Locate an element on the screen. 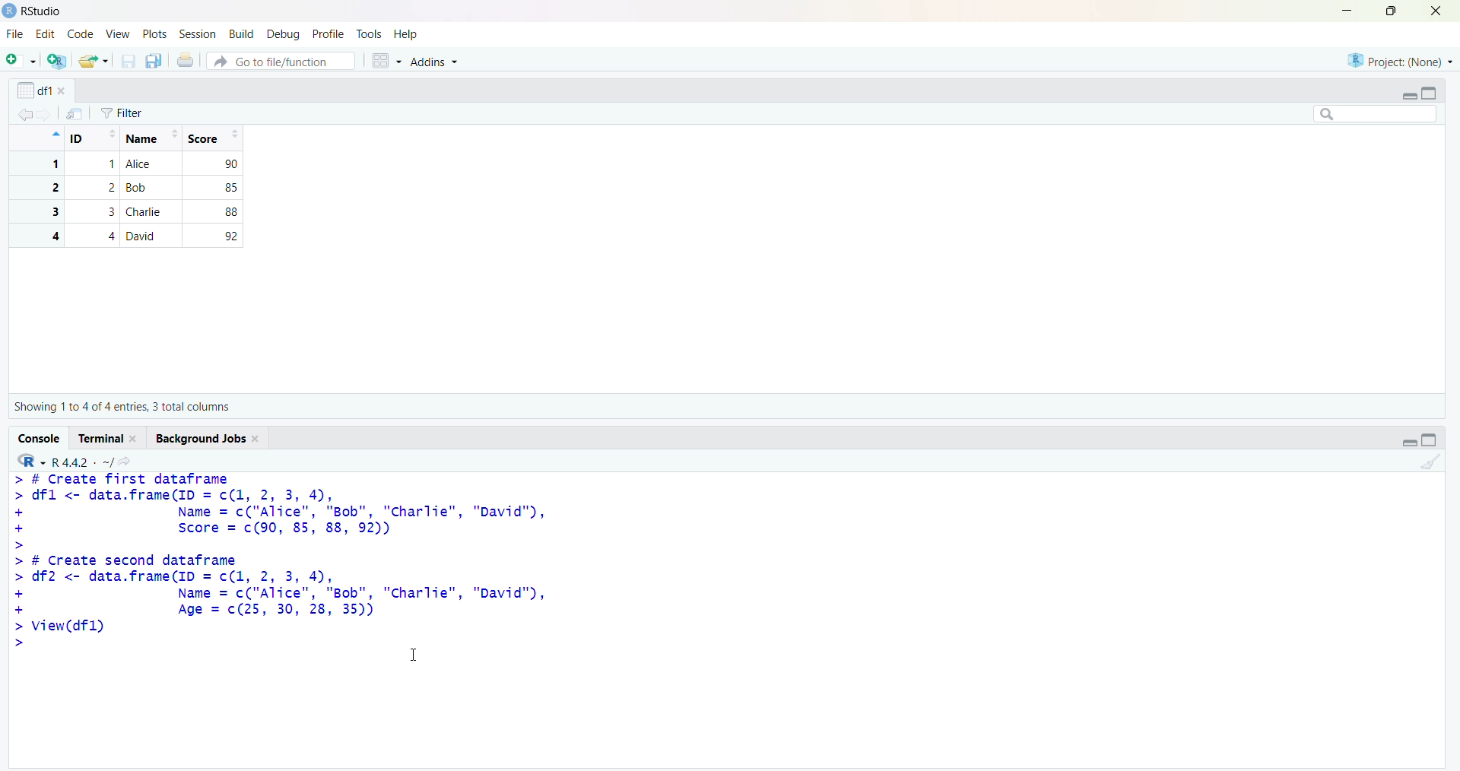  Score is located at coordinates (214, 138).